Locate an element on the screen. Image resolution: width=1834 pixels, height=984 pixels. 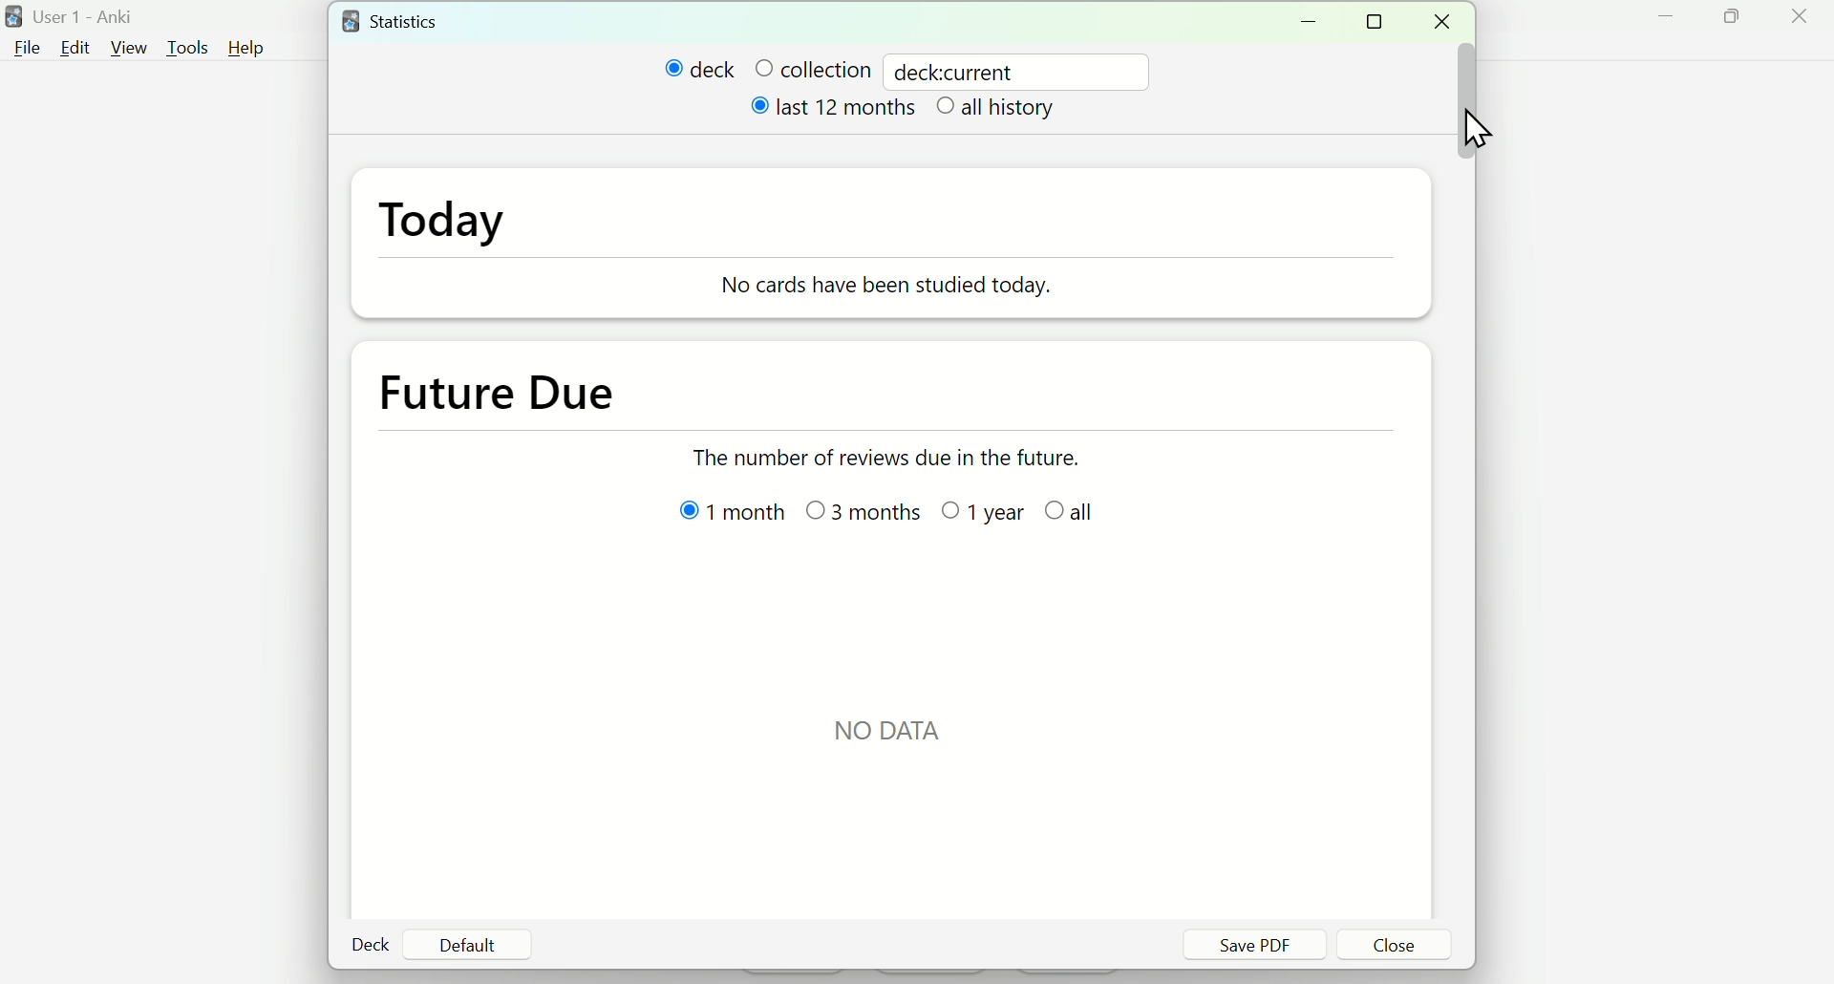
File is located at coordinates (29, 47).